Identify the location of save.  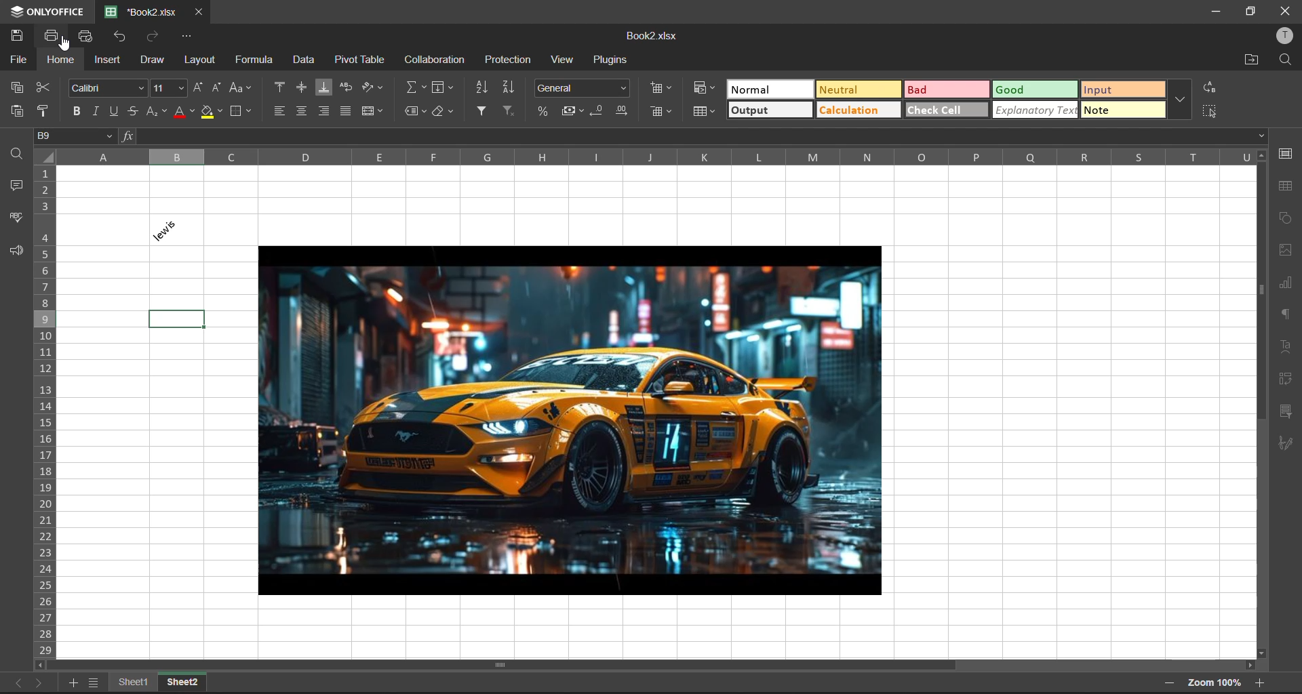
(21, 35).